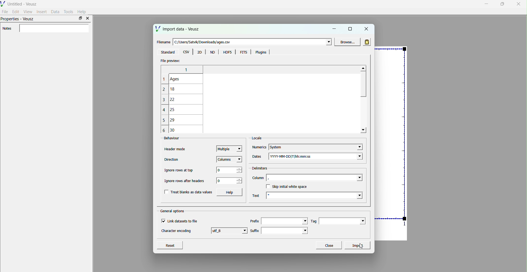  What do you see at coordinates (284, 221) in the screenshot?
I see `prefilx field` at bounding box center [284, 221].